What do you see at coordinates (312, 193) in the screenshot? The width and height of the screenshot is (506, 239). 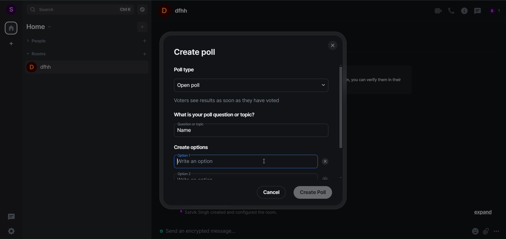 I see `create poll` at bounding box center [312, 193].